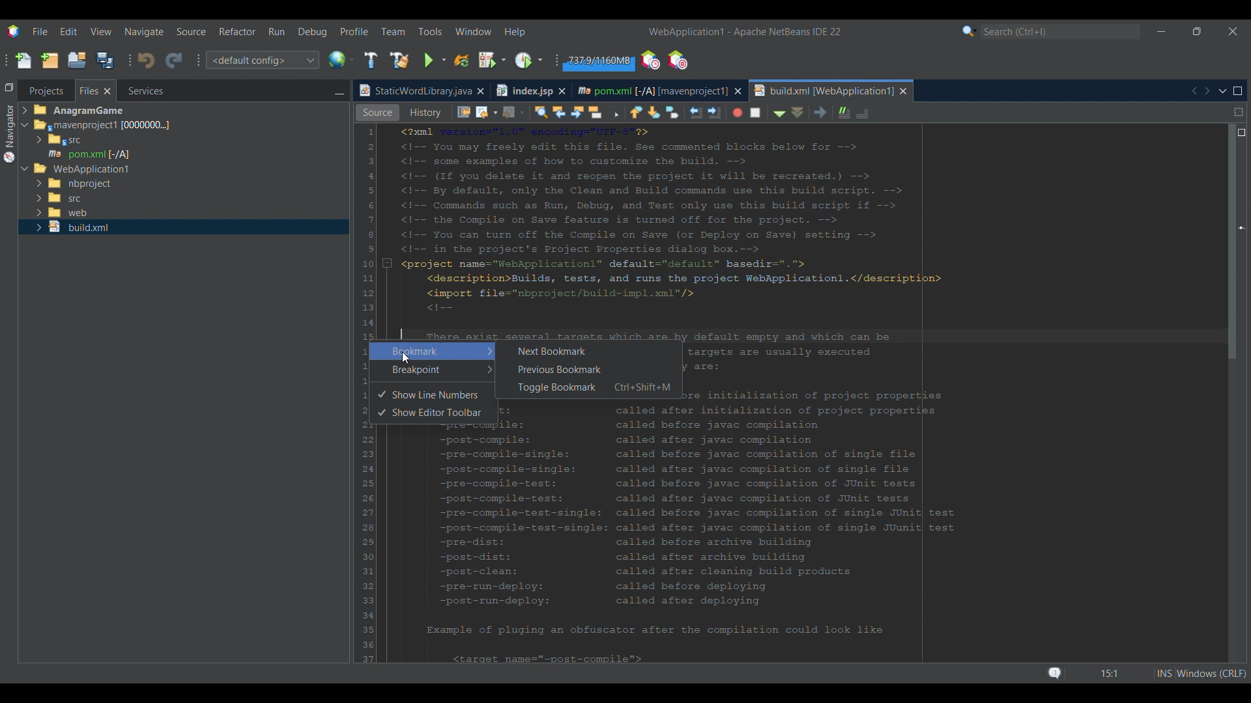 The width and height of the screenshot is (1251, 703). What do you see at coordinates (677, 60) in the screenshot?
I see `Pause I/O checks` at bounding box center [677, 60].